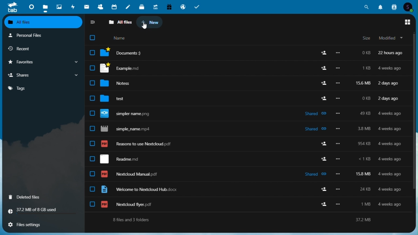 The height and width of the screenshot is (235, 418). I want to click on 158 mb, so click(363, 174).